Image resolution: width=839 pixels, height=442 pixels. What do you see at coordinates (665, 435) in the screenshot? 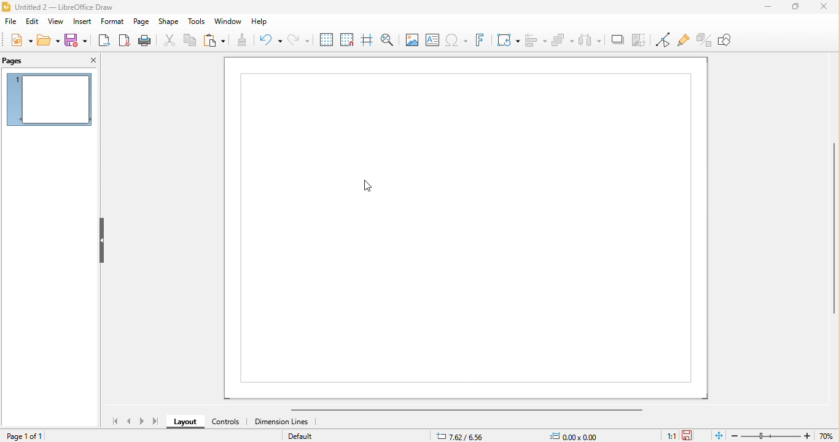
I see `1:1` at bounding box center [665, 435].